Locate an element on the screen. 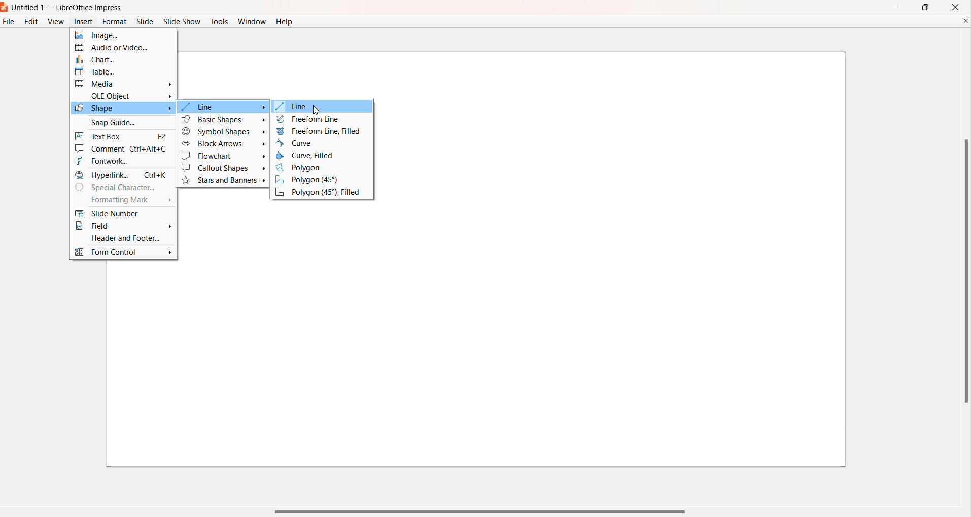  Shape is located at coordinates (122, 108).